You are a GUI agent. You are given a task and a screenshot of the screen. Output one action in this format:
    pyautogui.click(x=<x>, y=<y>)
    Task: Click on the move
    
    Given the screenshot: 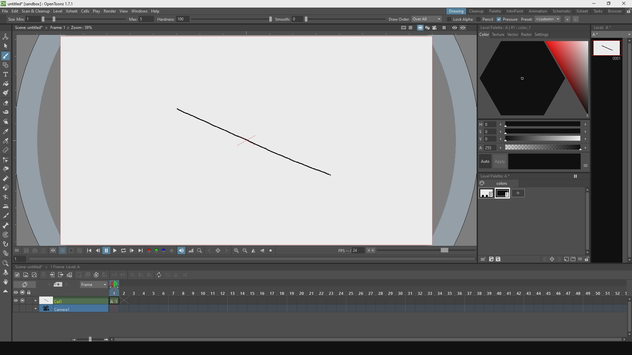 What is the action you would take?
    pyautogui.click(x=6, y=272)
    